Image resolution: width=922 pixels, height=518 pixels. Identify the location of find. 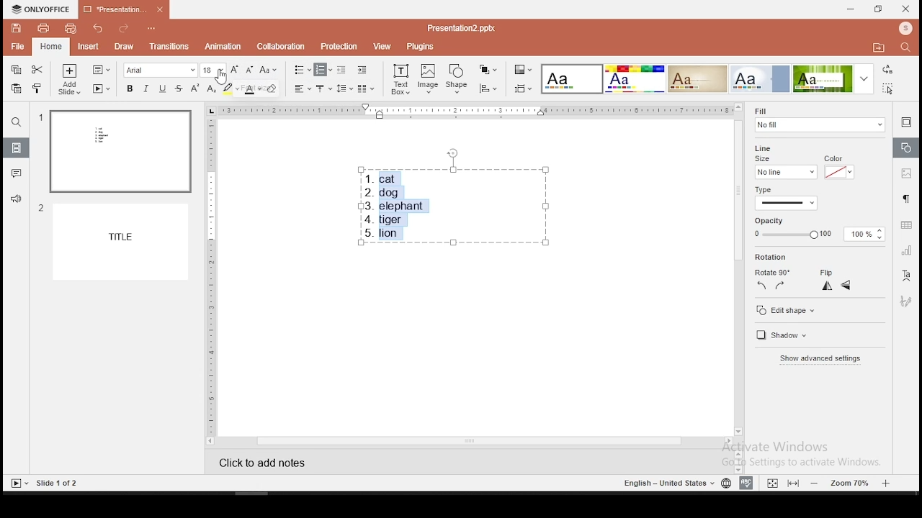
(904, 47).